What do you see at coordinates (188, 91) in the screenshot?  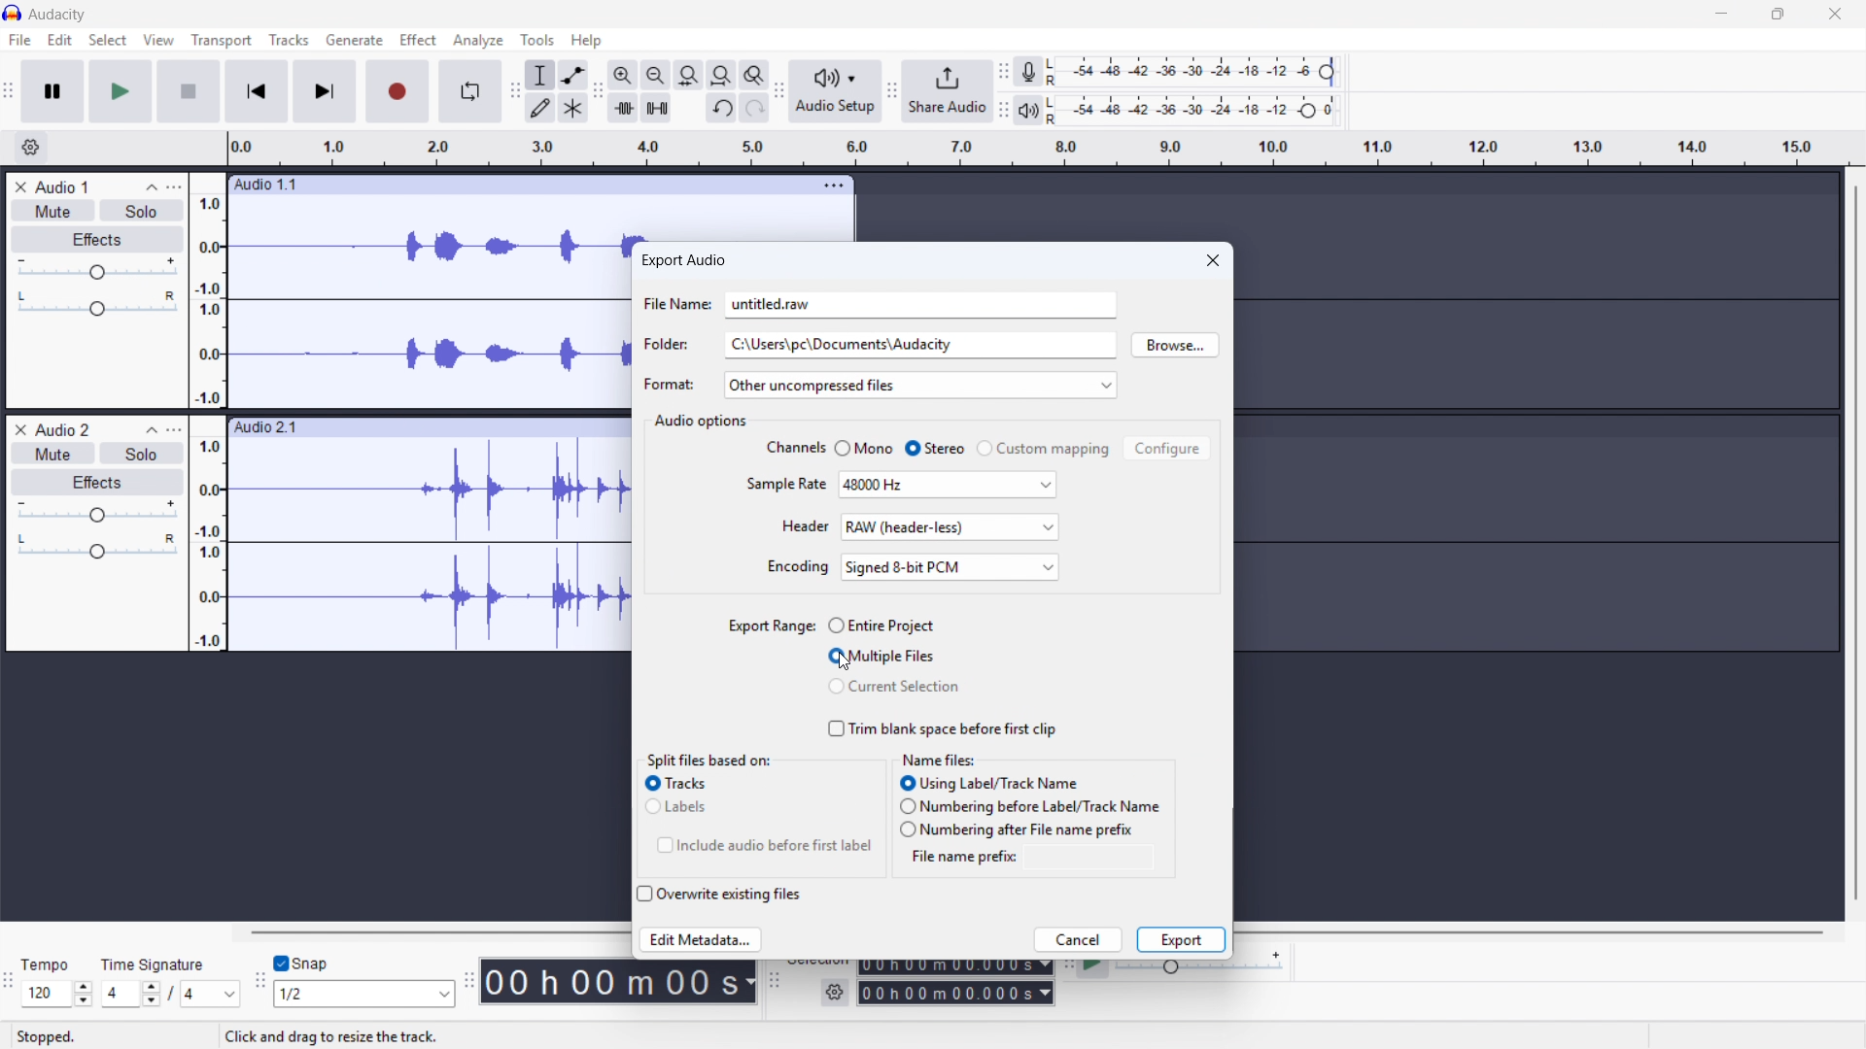 I see `Stop ` at bounding box center [188, 91].